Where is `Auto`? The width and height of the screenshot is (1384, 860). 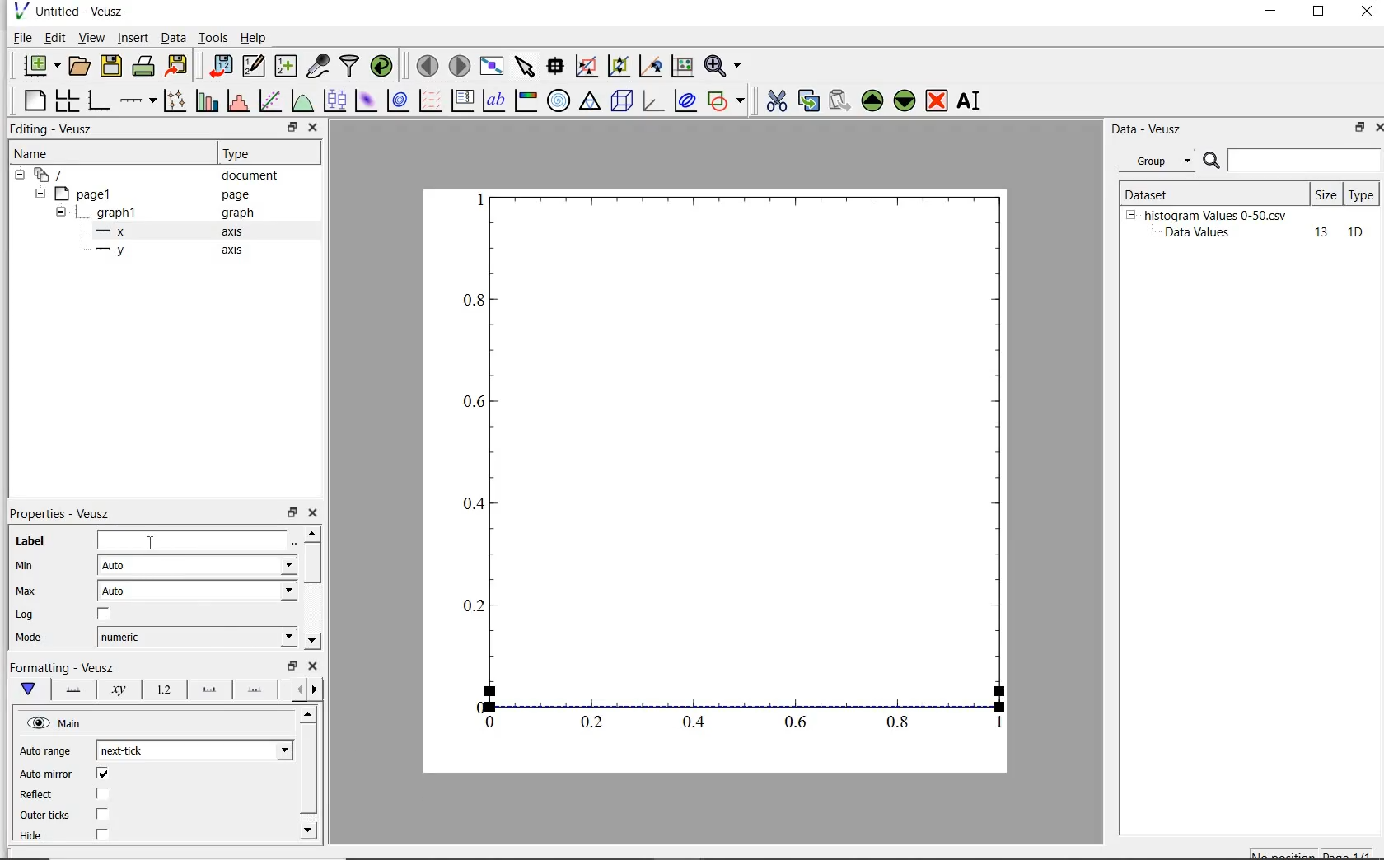
Auto is located at coordinates (197, 565).